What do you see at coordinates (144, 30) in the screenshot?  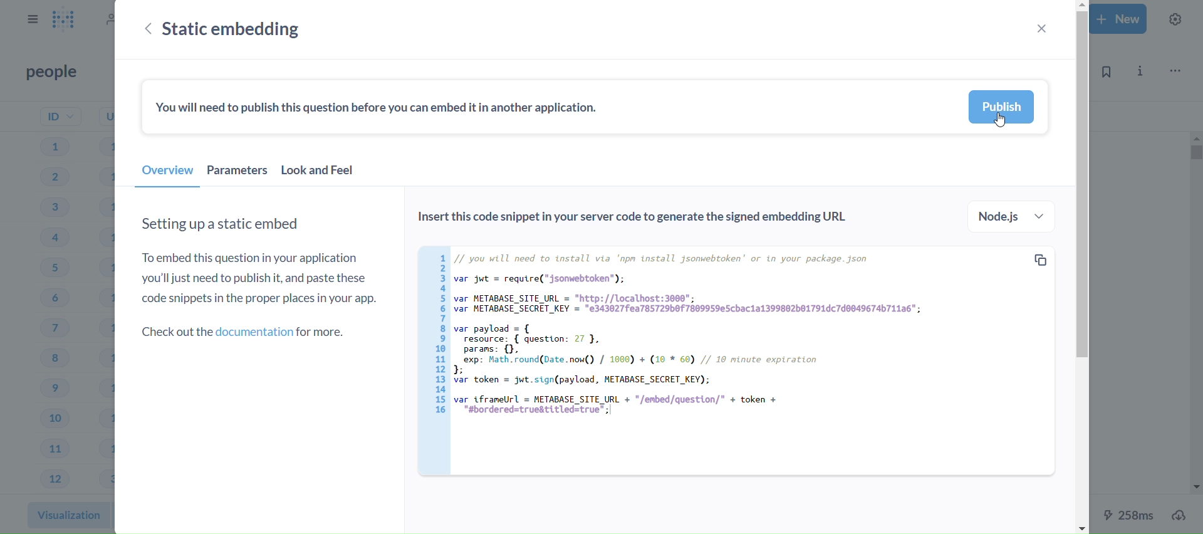 I see `back ` at bounding box center [144, 30].